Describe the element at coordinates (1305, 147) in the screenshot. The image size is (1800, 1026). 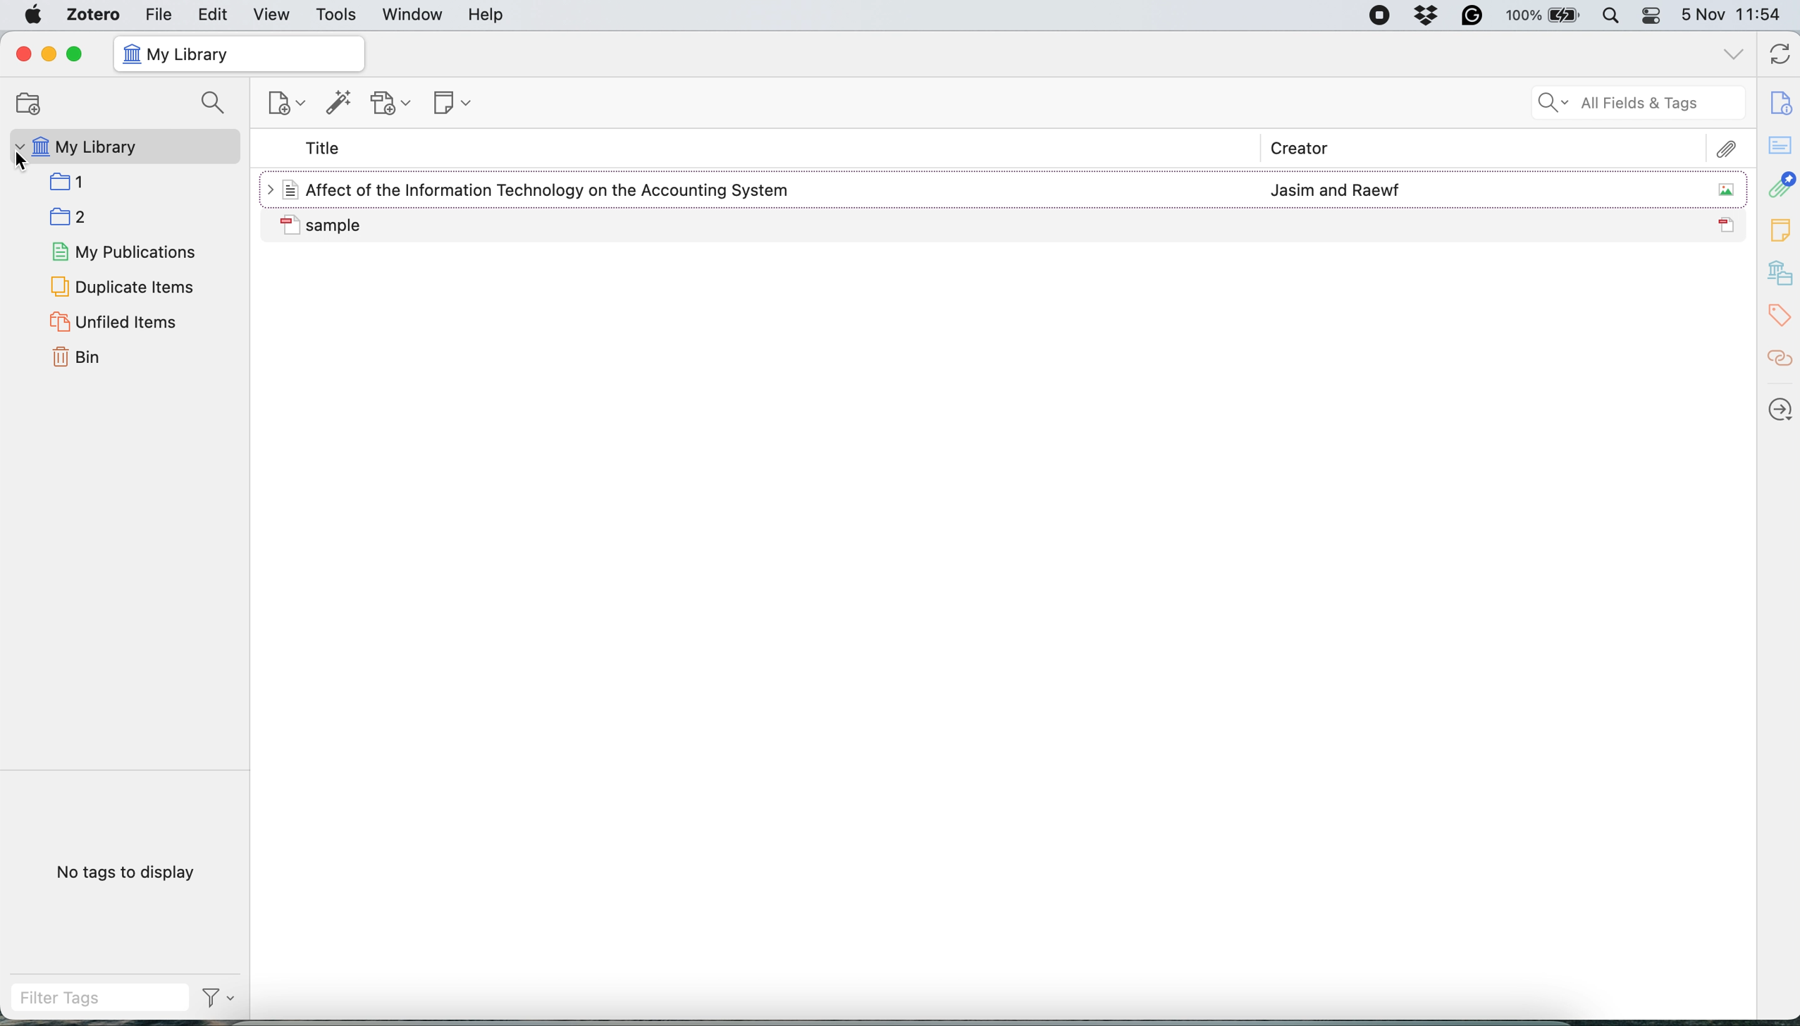
I see `creator` at that location.